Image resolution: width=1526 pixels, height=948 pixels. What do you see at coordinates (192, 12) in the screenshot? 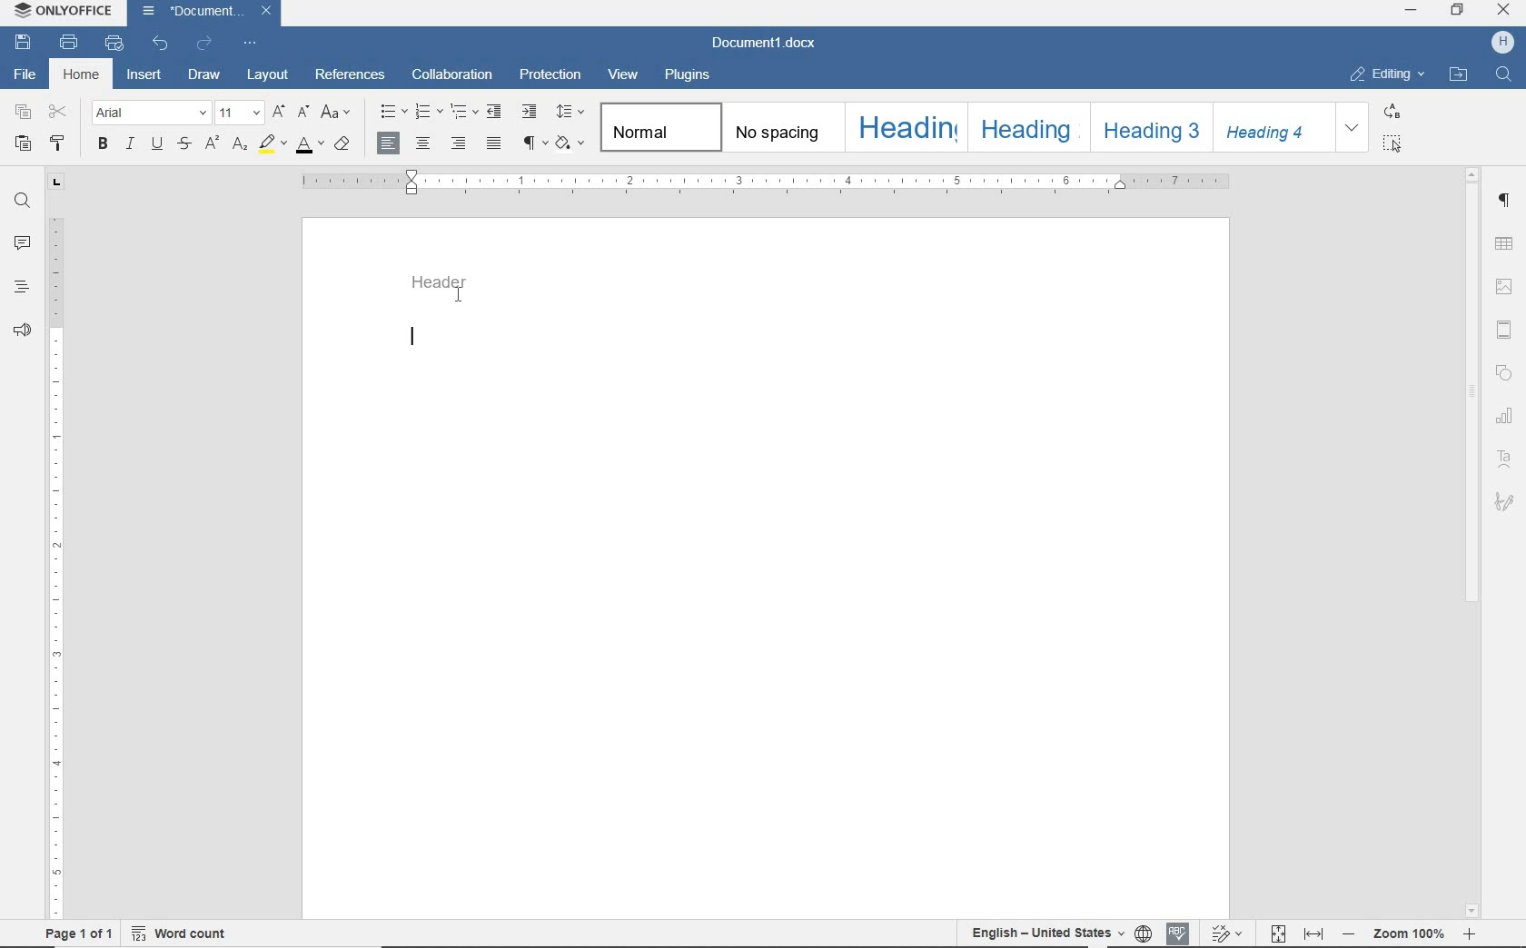
I see `document name` at bounding box center [192, 12].